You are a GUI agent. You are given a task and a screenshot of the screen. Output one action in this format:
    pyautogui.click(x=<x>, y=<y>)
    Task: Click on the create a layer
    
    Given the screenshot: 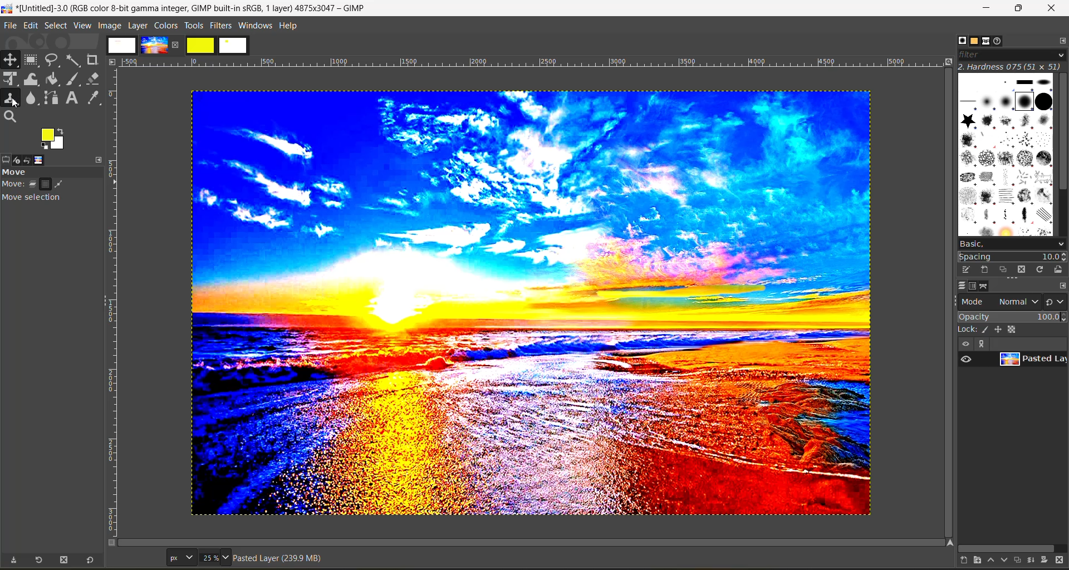 What is the action you would take?
    pyautogui.click(x=1016, y=561)
    